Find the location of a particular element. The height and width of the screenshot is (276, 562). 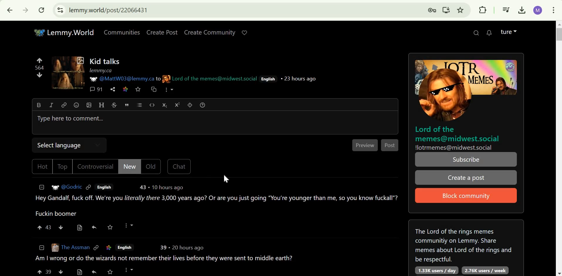

picture is located at coordinates (166, 79).